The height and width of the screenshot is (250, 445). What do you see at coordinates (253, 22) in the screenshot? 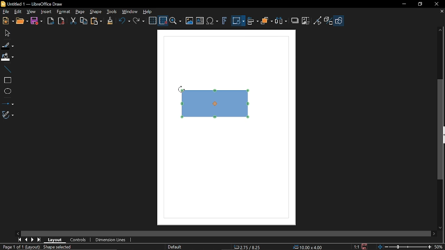
I see `Align` at bounding box center [253, 22].